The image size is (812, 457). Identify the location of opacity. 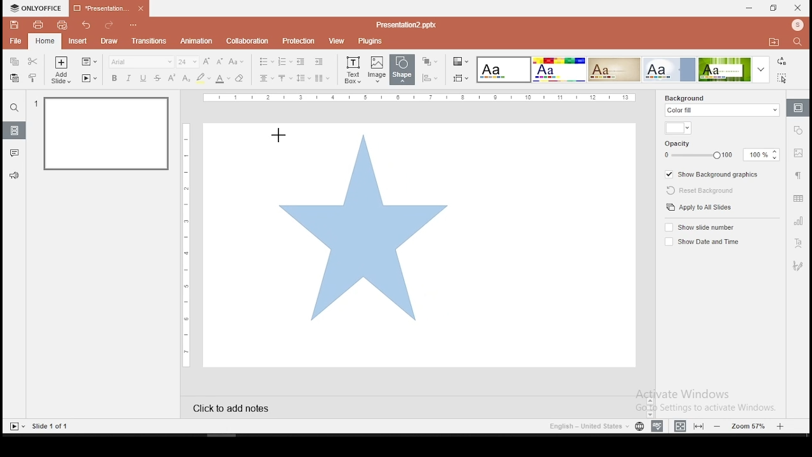
(720, 150).